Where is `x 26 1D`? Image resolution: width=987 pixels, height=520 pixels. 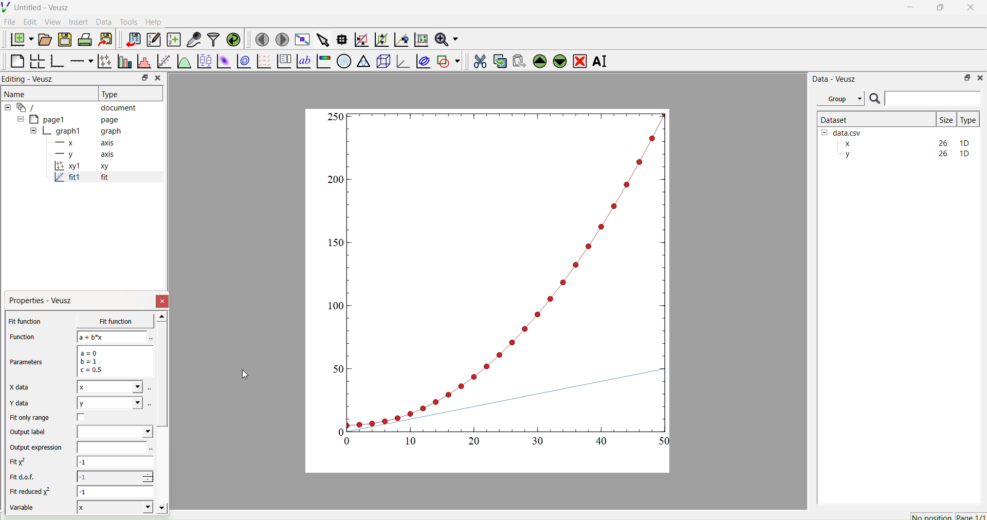 x 26 1D is located at coordinates (904, 143).